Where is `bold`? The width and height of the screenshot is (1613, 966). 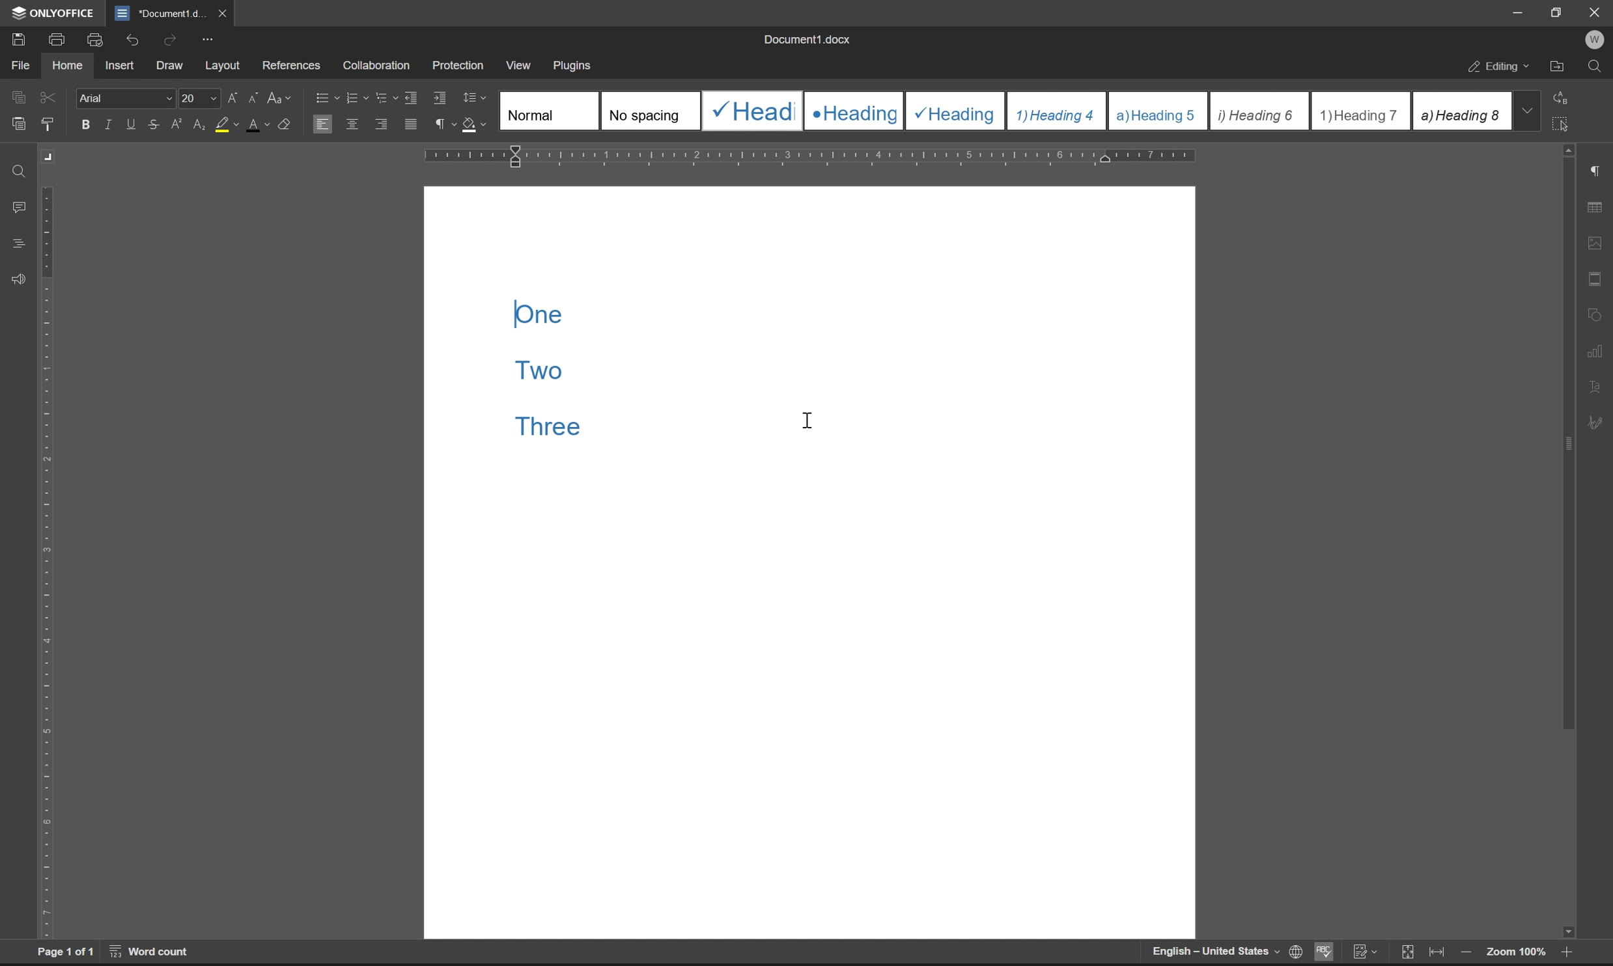
bold is located at coordinates (86, 125).